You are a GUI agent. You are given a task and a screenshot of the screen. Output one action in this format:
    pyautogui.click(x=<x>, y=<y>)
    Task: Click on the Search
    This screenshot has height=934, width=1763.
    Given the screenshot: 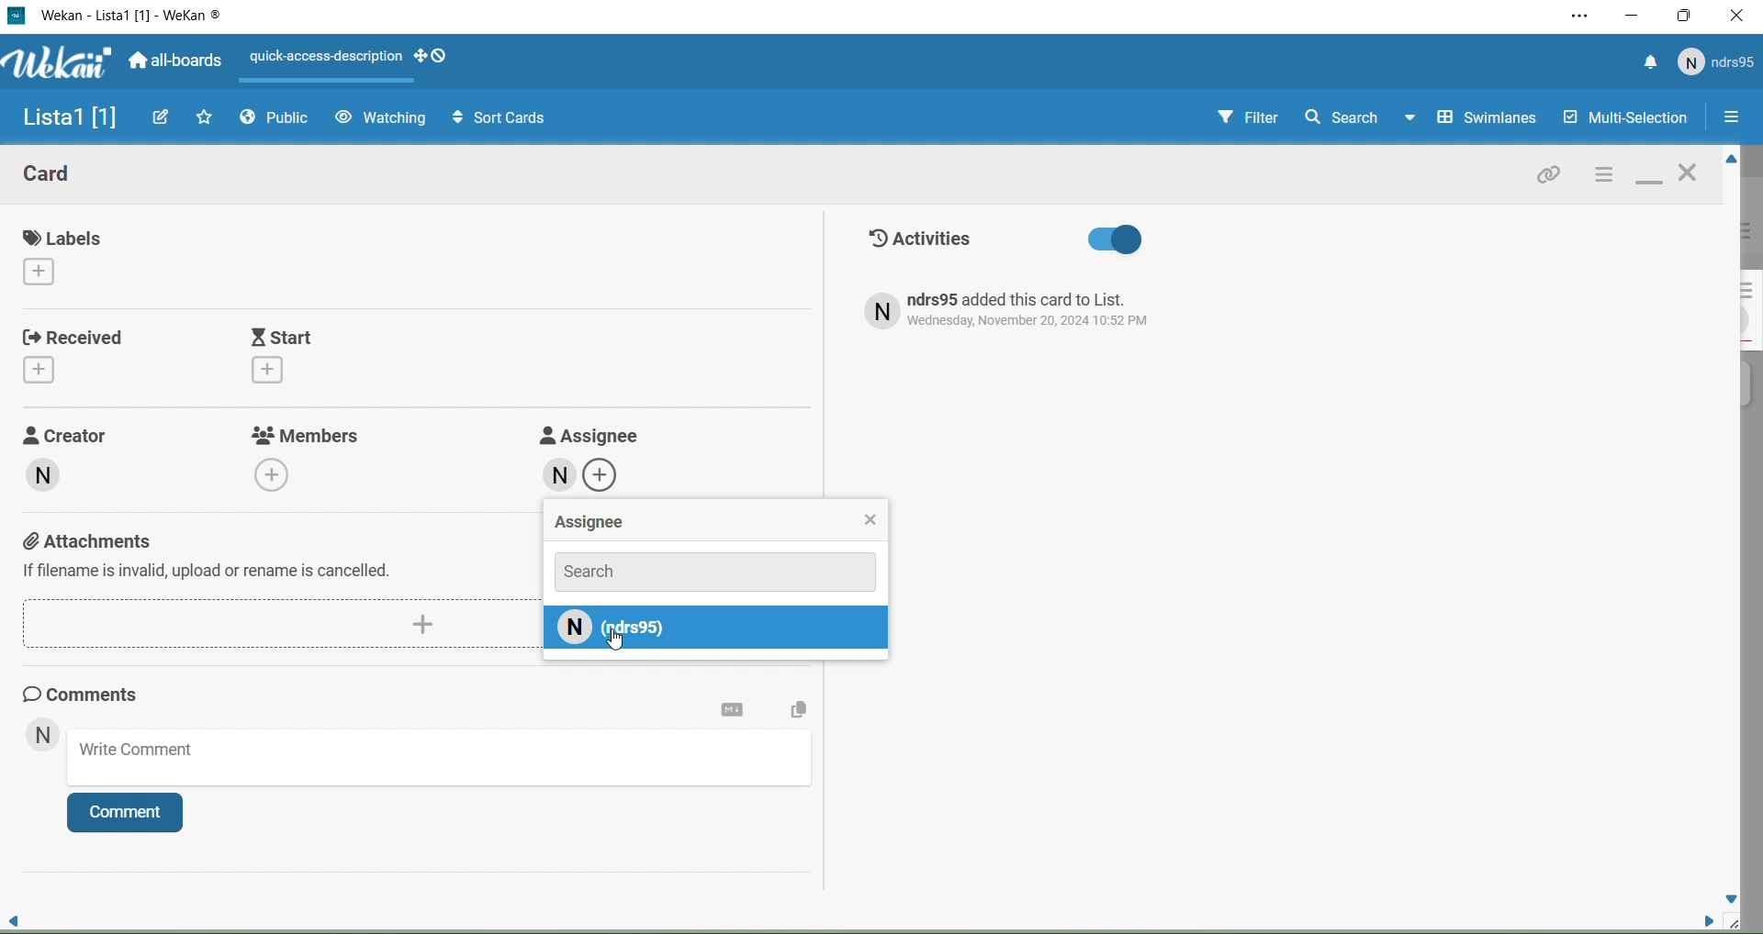 What is the action you would take?
    pyautogui.click(x=1341, y=117)
    